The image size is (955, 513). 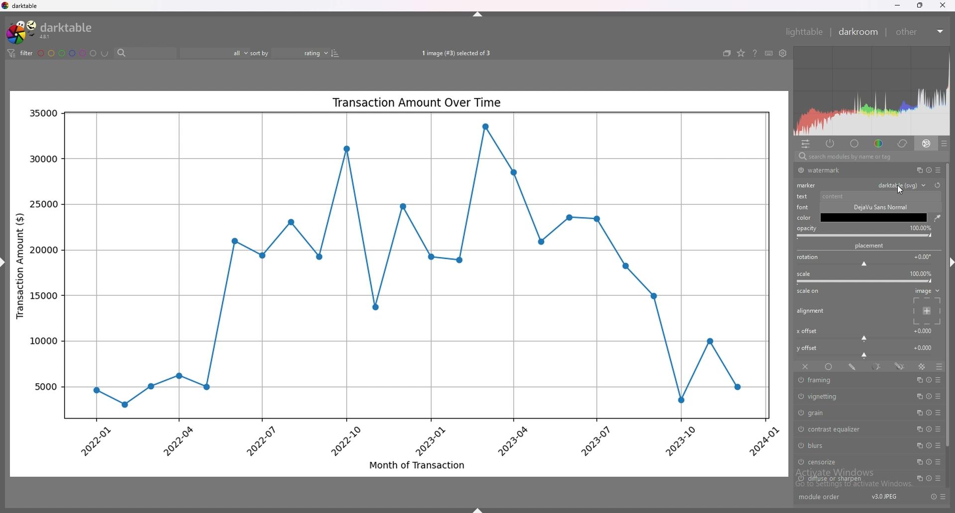 What do you see at coordinates (919, 5) in the screenshot?
I see `resize` at bounding box center [919, 5].